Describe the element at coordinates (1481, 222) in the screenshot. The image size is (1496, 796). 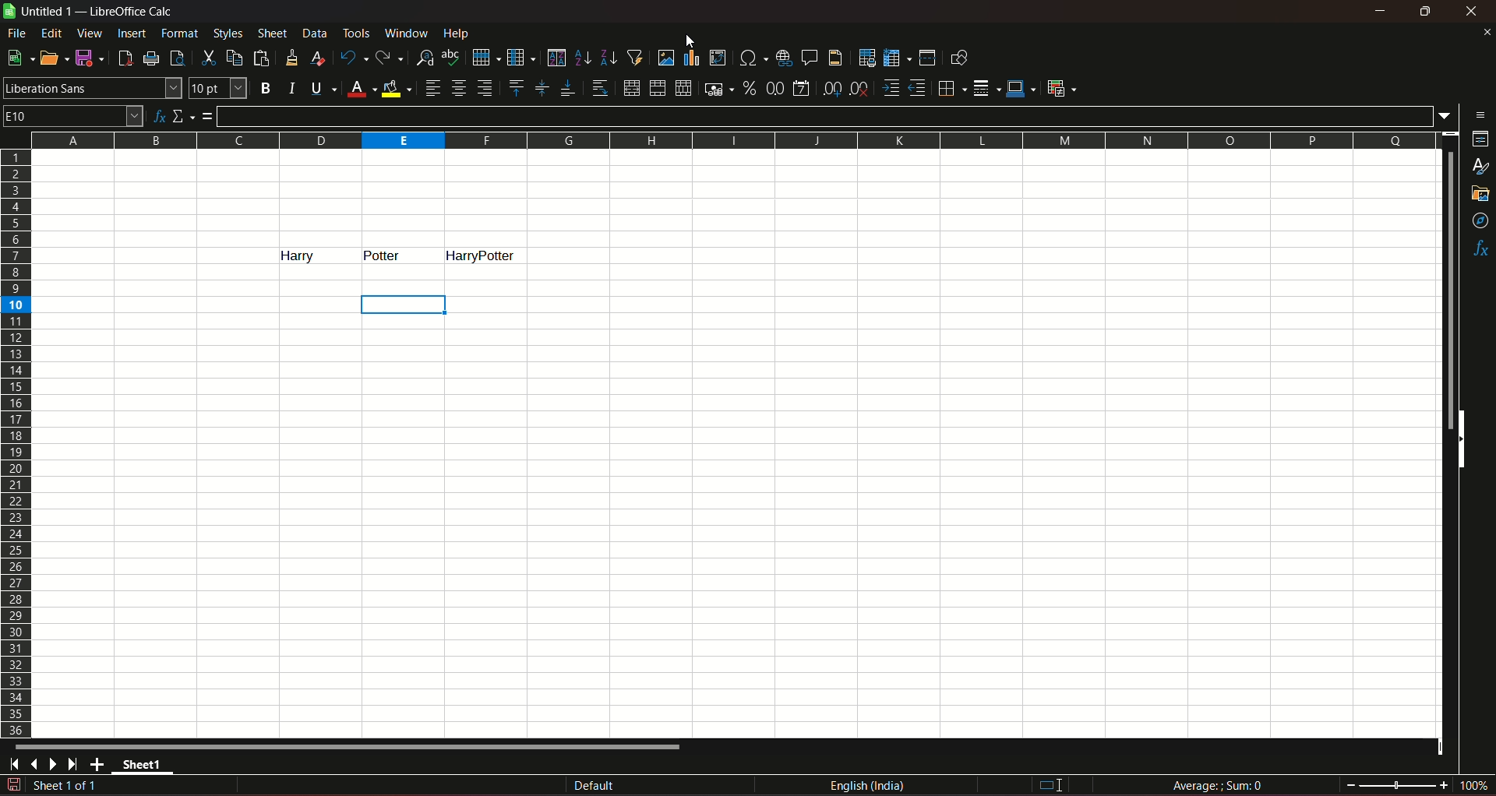
I see `navigator` at that location.